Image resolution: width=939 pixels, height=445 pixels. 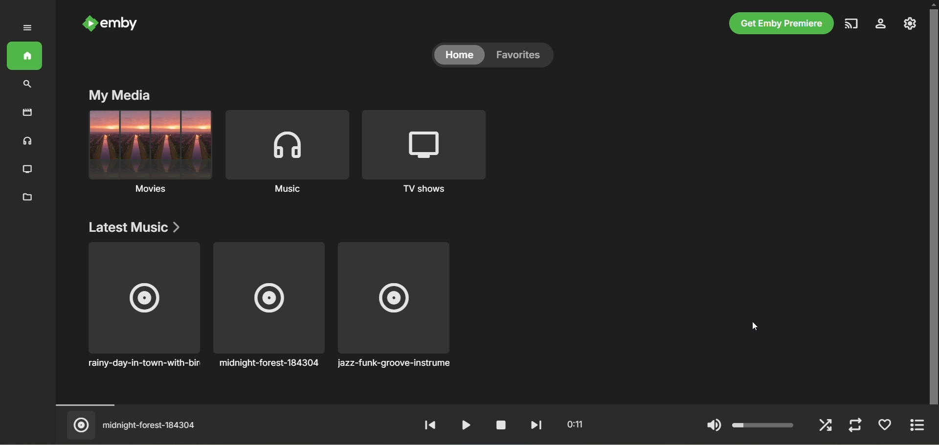 I want to click on settings, so click(x=881, y=24).